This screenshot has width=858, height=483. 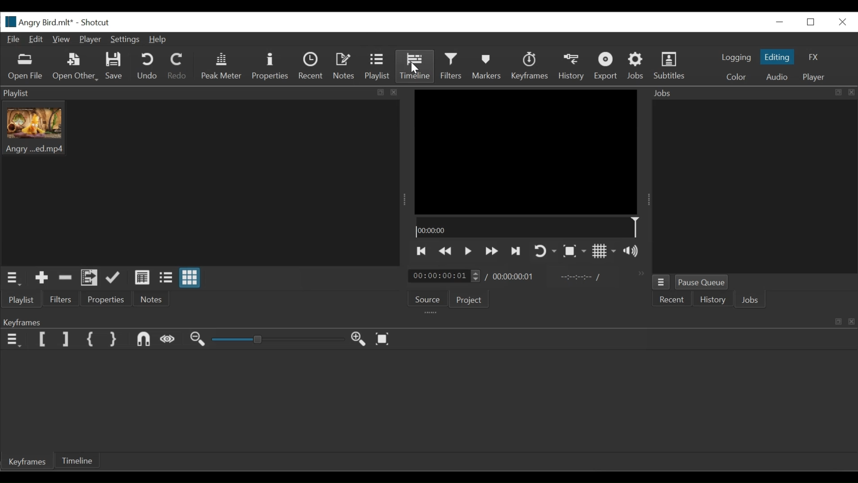 I want to click on Current duration, so click(x=445, y=276).